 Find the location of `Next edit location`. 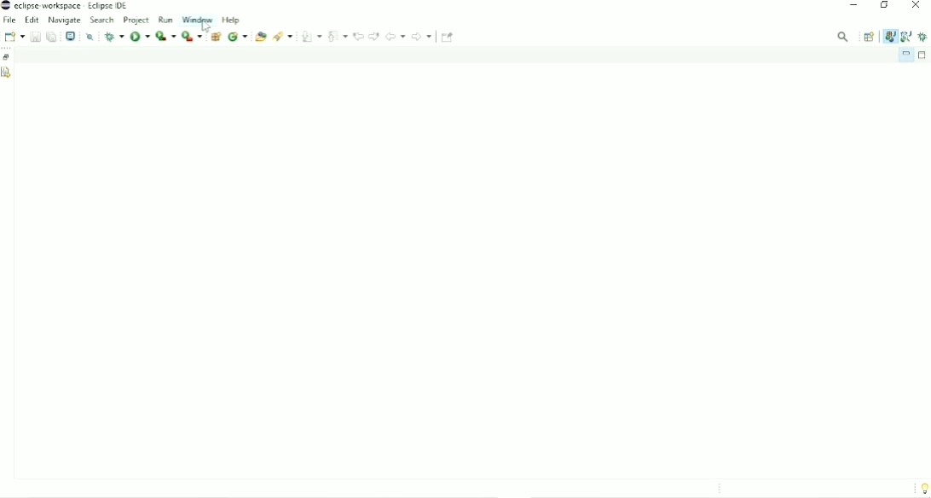

Next edit location is located at coordinates (373, 36).